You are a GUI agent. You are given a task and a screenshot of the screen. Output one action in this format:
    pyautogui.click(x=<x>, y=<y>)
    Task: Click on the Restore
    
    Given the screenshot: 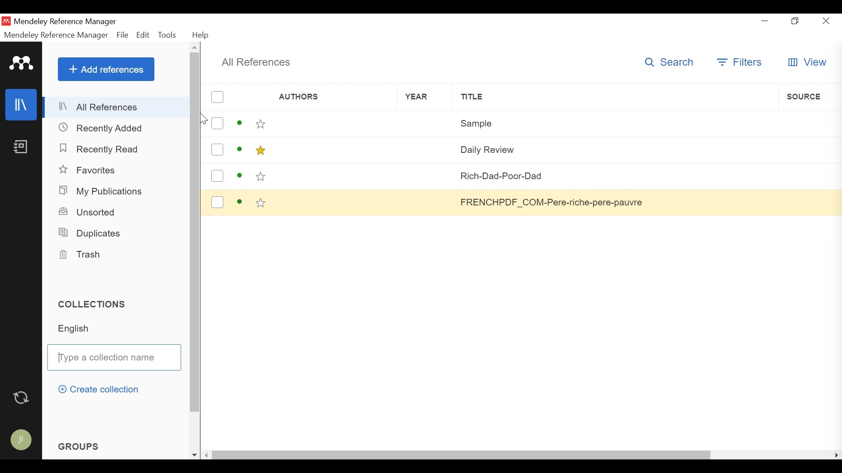 What is the action you would take?
    pyautogui.click(x=796, y=21)
    